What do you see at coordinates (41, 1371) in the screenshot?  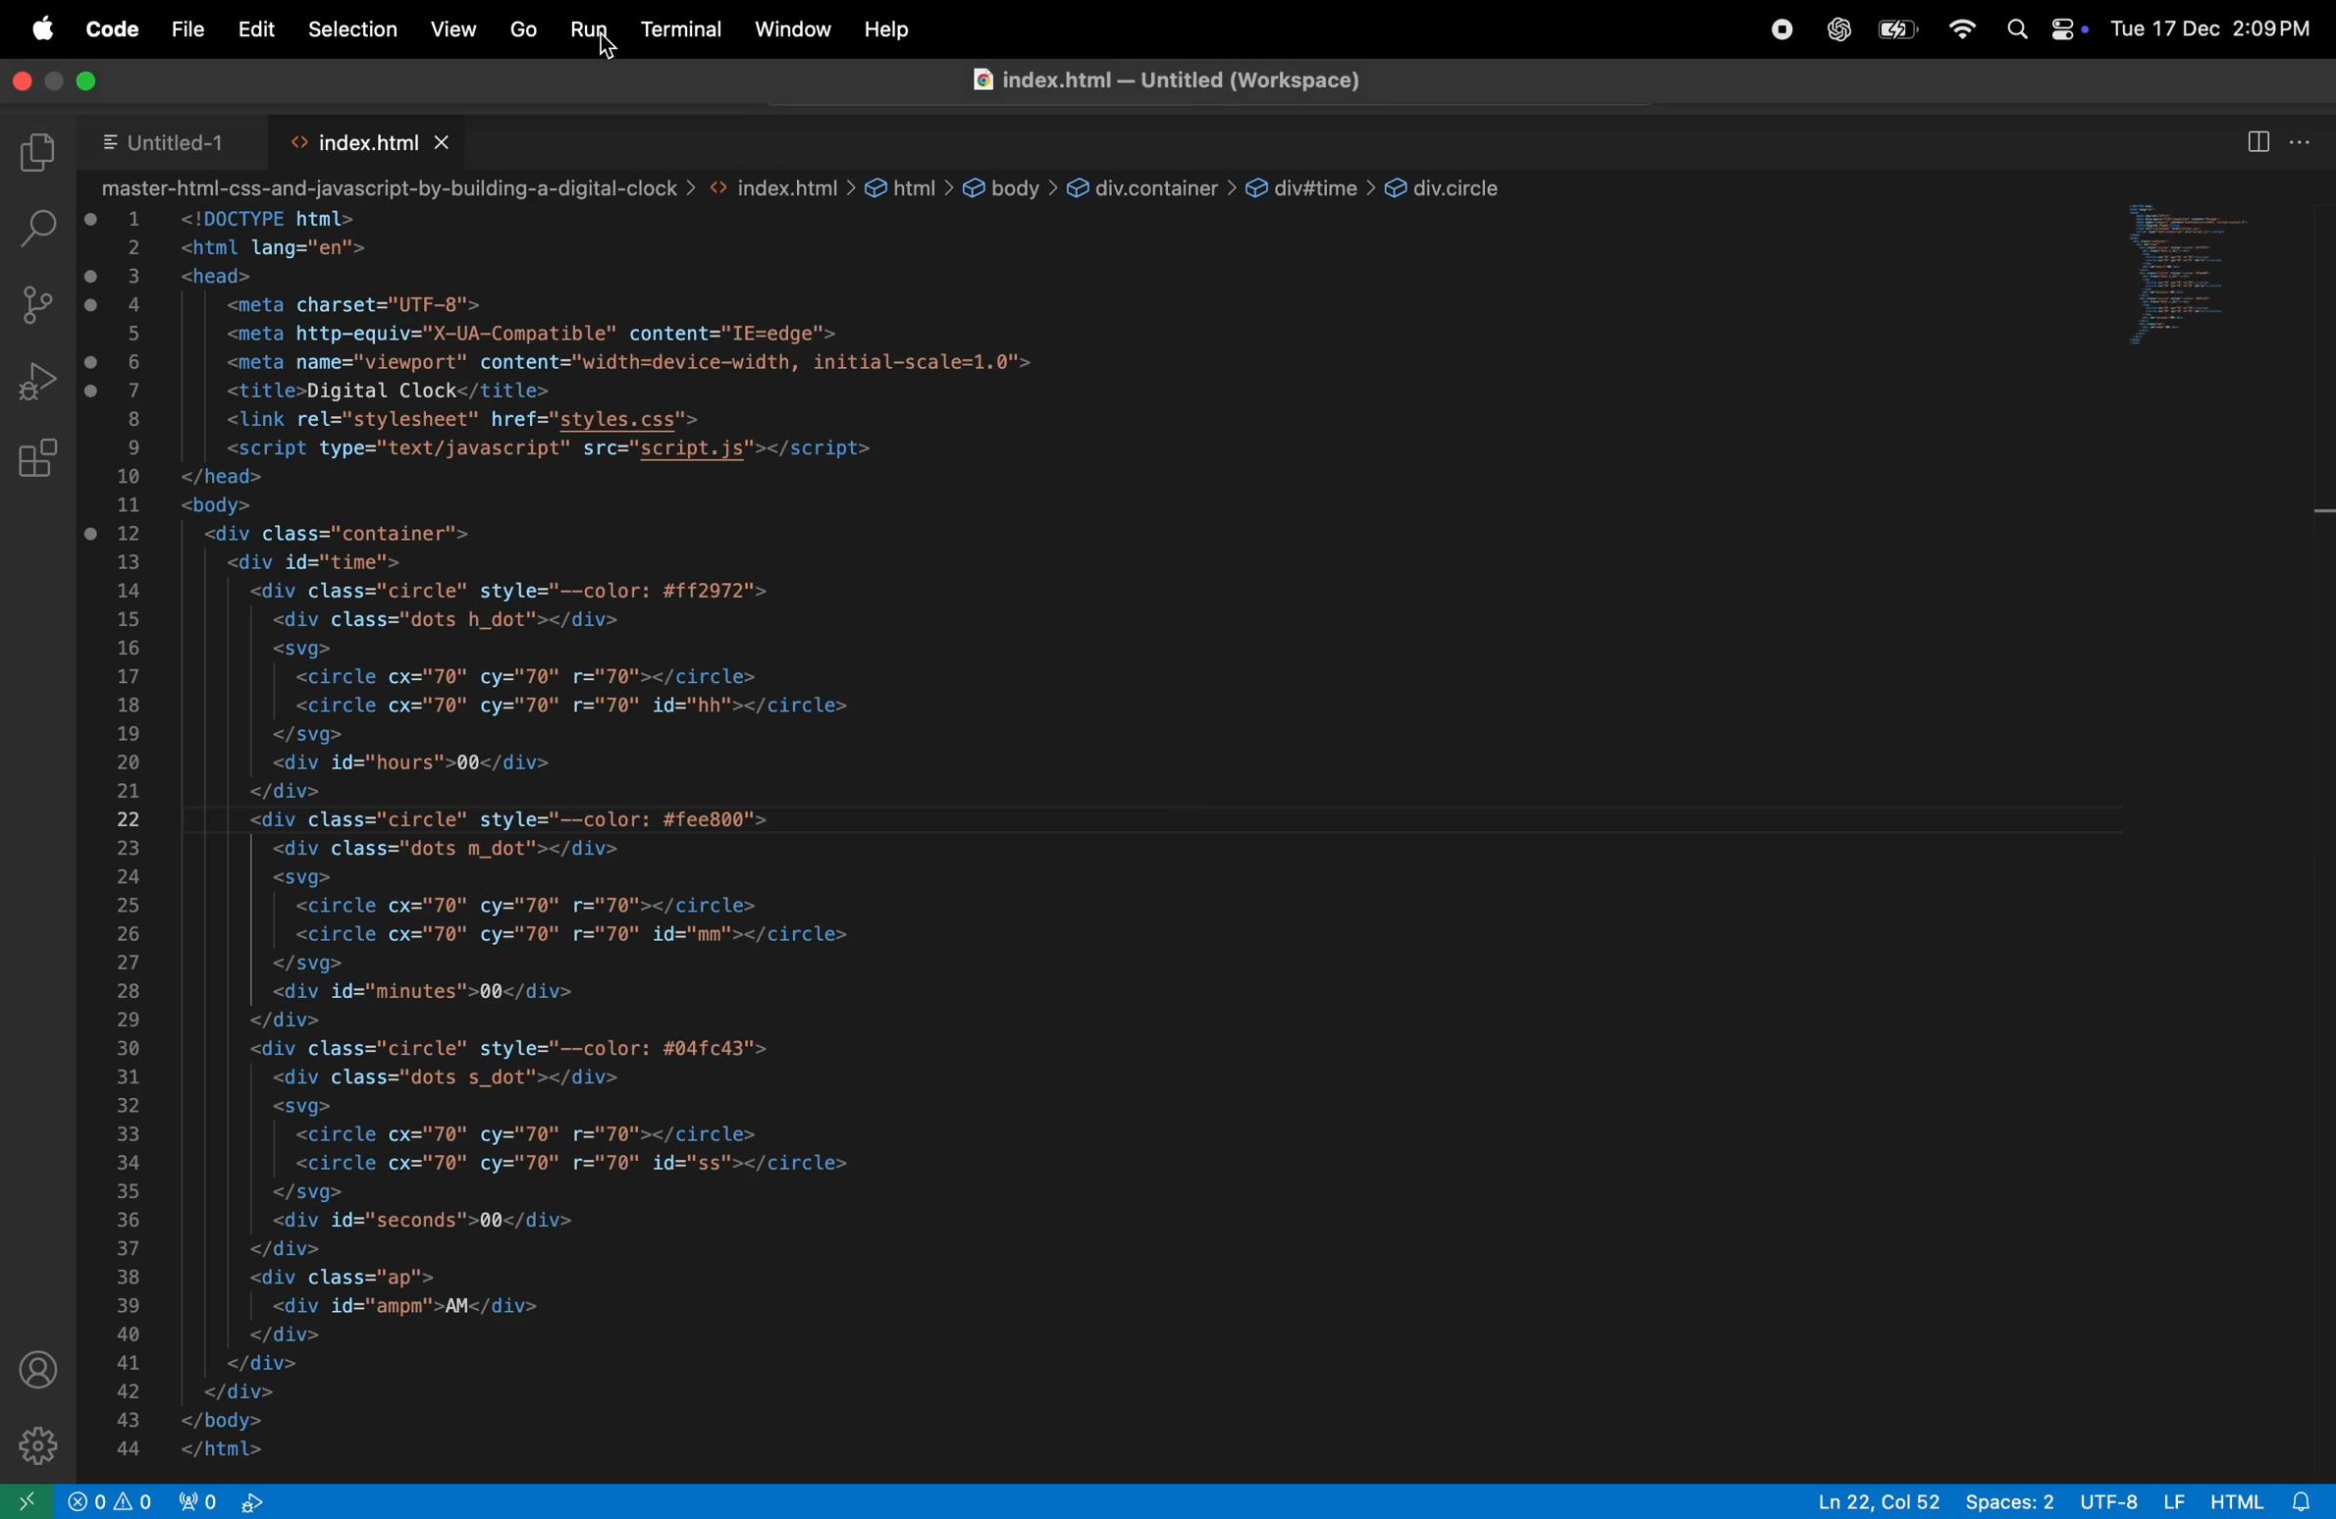 I see `profile` at bounding box center [41, 1371].